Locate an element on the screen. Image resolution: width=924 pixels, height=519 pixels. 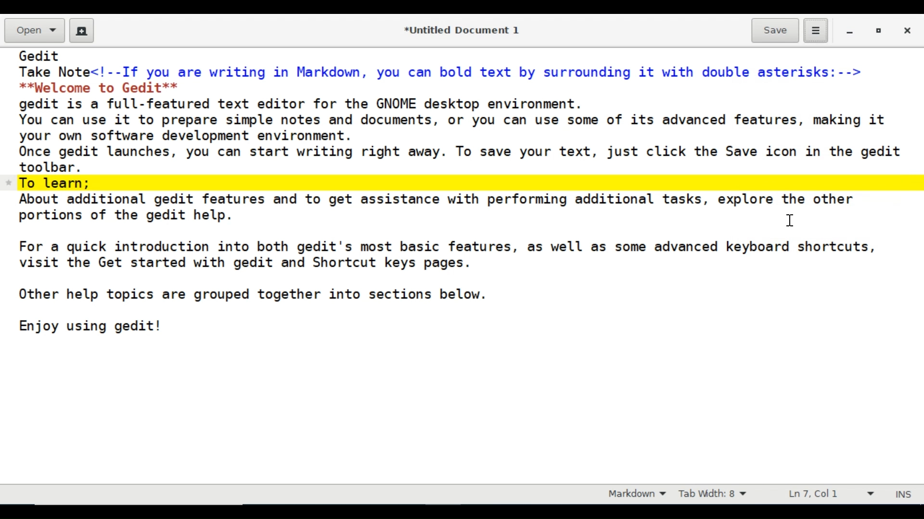
You can use it to prepare simple notes and documents, or you can use some of its advanced features, making it
your own software development environment. is located at coordinates (461, 127).